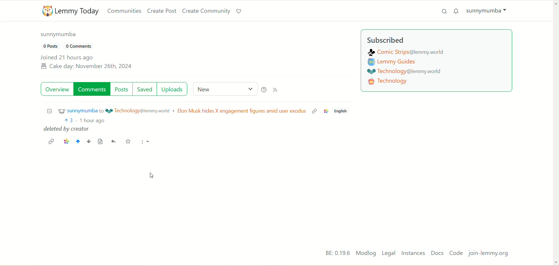 This screenshot has height=266, width=559. Describe the element at coordinates (342, 111) in the screenshot. I see `English` at that location.